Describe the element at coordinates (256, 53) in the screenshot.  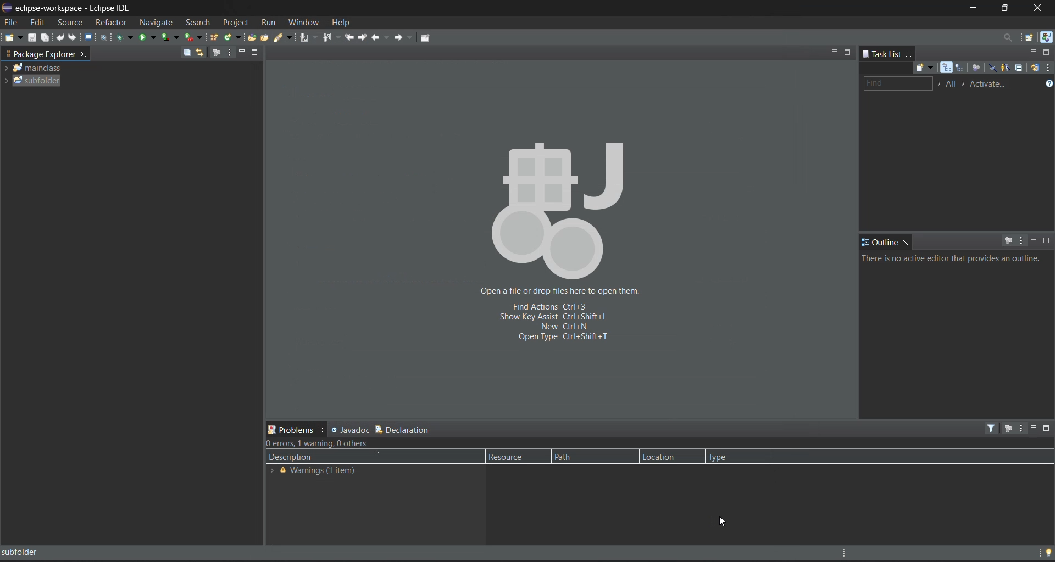
I see `maximize` at that location.